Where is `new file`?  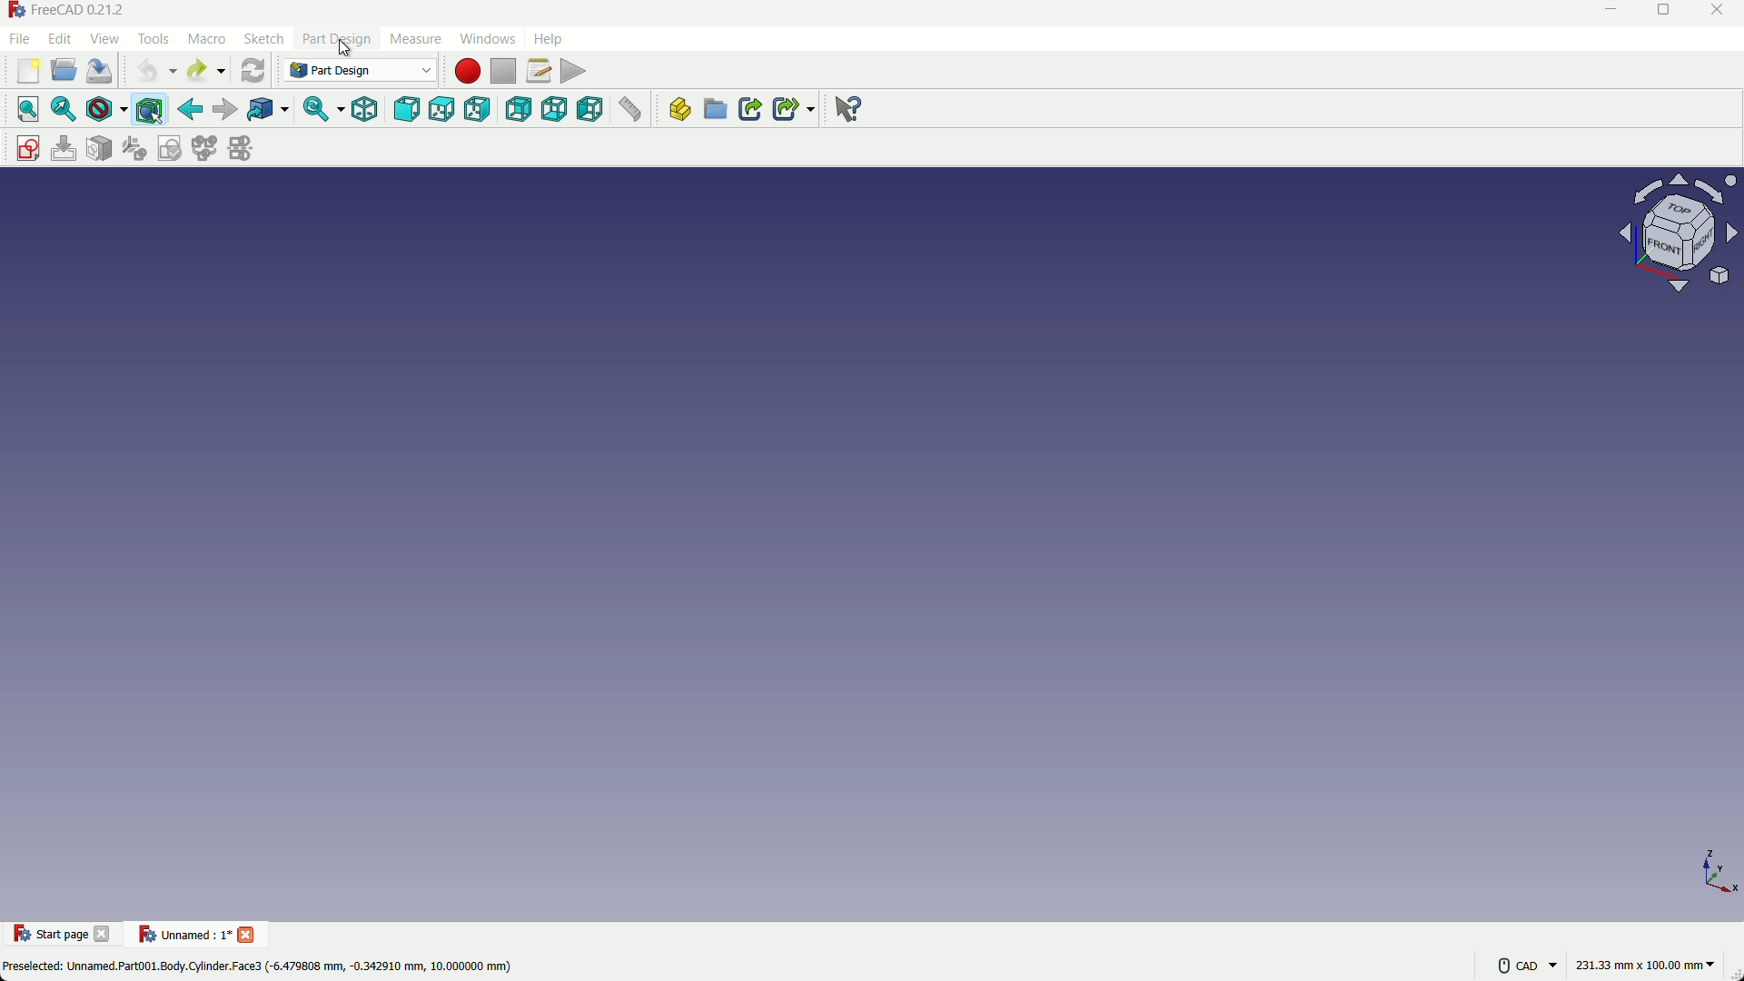
new file is located at coordinates (29, 72).